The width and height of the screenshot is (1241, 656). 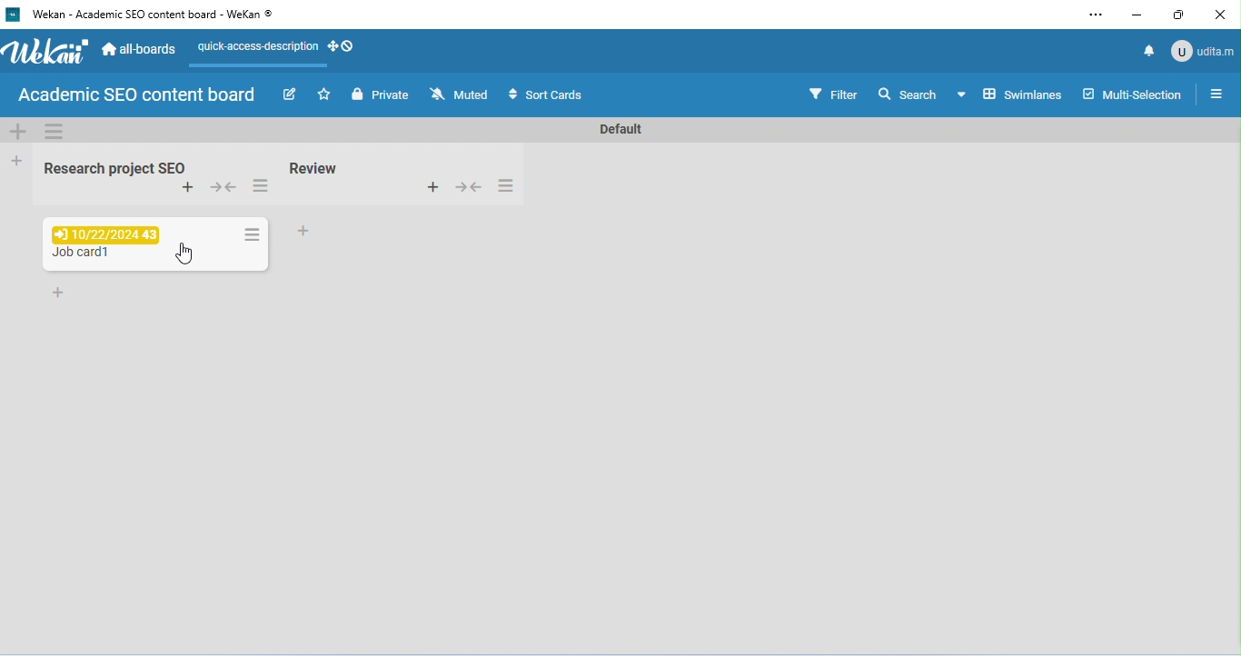 What do you see at coordinates (225, 189) in the screenshot?
I see `collapse` at bounding box center [225, 189].